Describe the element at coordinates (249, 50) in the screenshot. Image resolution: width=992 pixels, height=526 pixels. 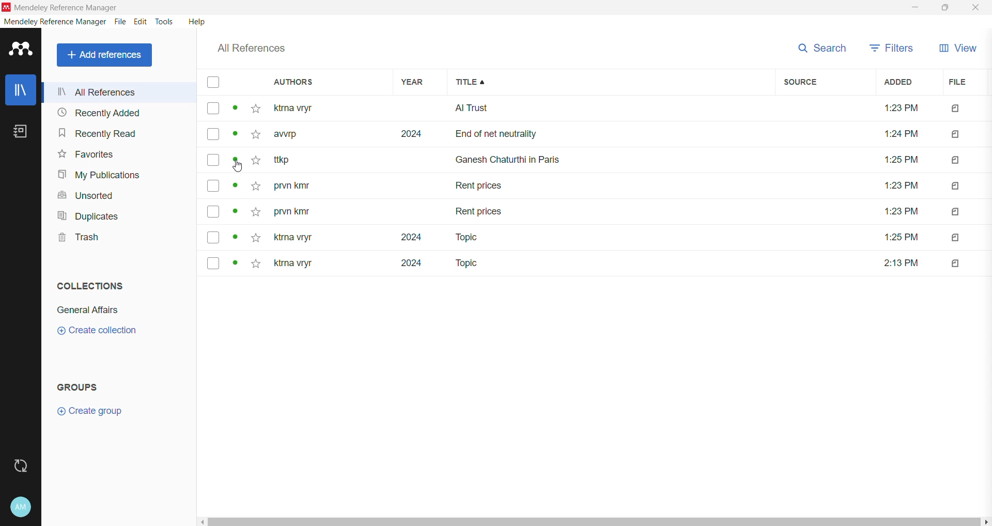
I see `All References` at that location.